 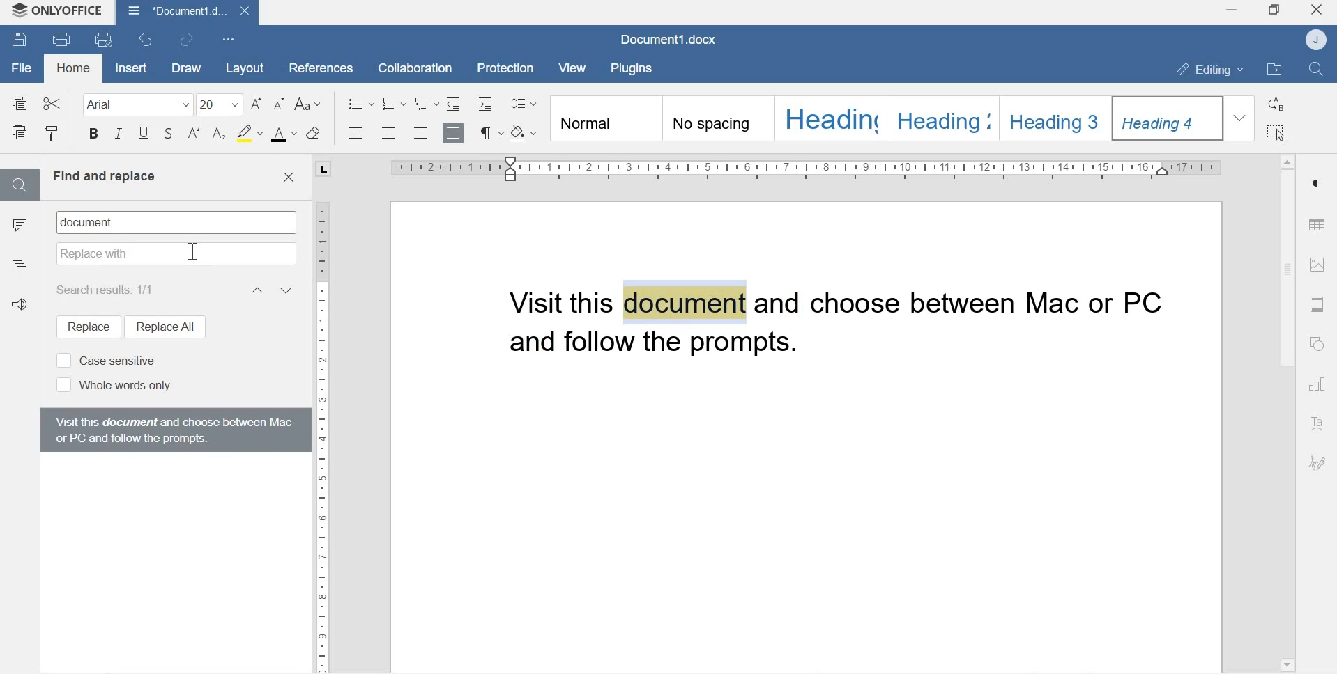 What do you see at coordinates (92, 222) in the screenshot?
I see `document` at bounding box center [92, 222].